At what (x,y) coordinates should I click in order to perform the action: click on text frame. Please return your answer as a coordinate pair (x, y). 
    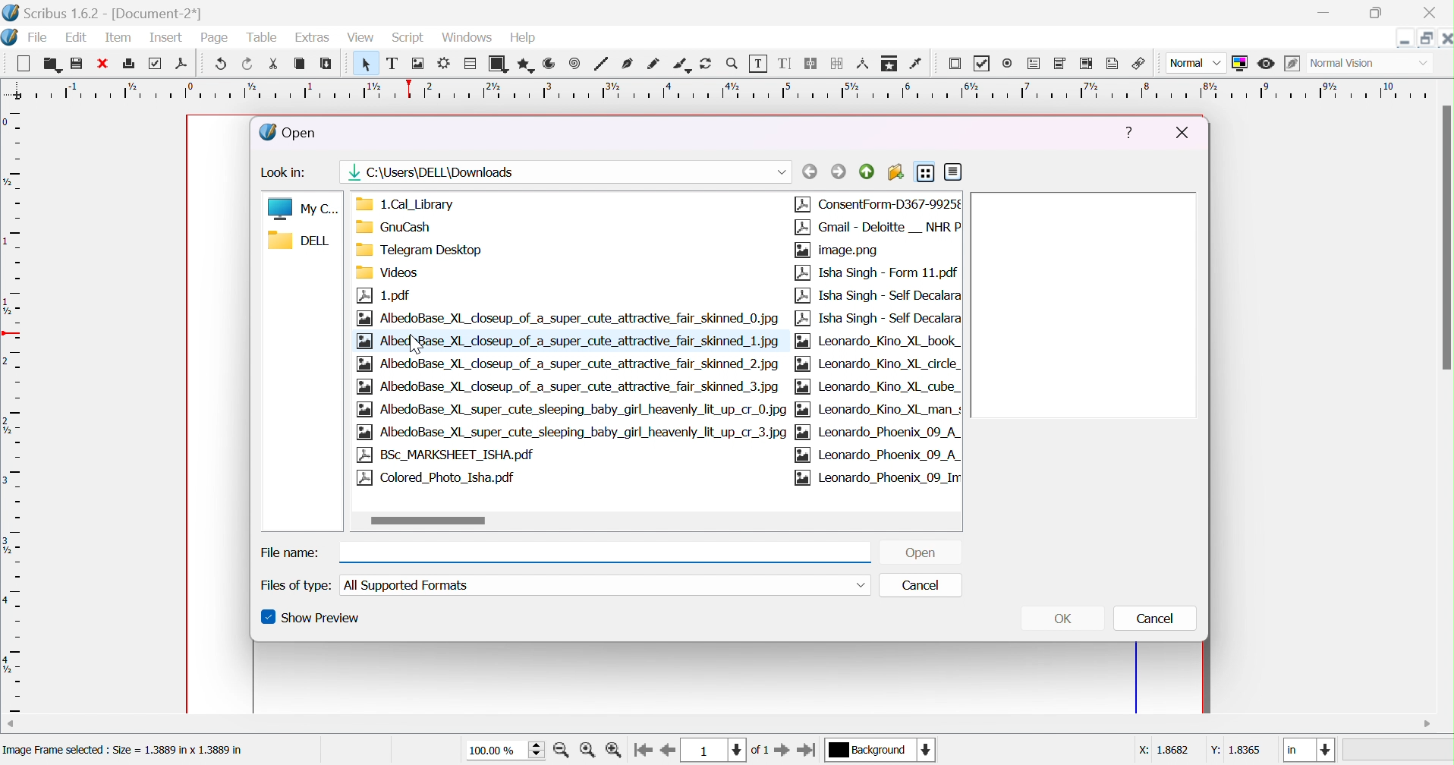
    Looking at the image, I should click on (392, 64).